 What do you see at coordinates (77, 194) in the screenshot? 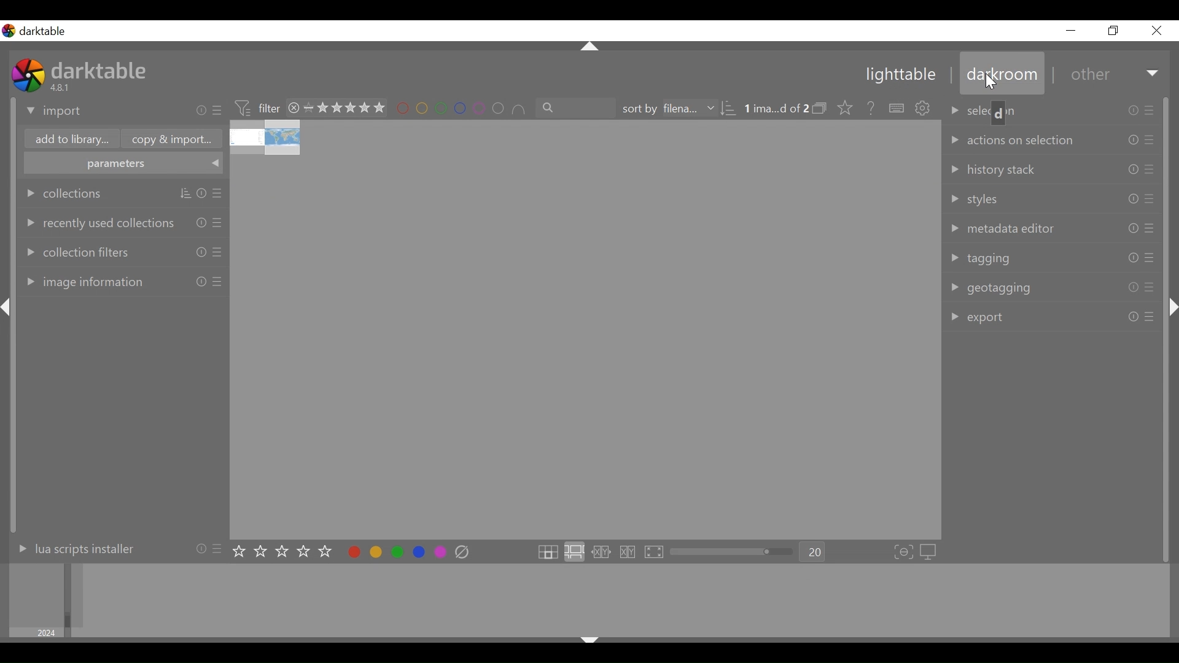
I see `collections` at bounding box center [77, 194].